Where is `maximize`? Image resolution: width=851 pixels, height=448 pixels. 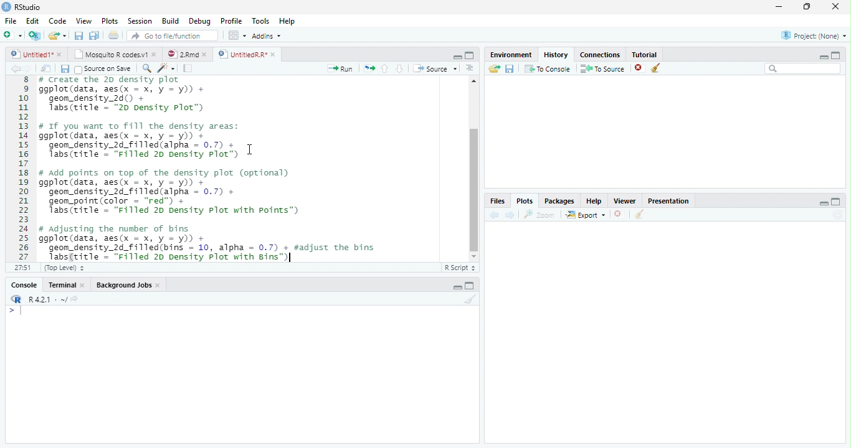
maximize is located at coordinates (837, 201).